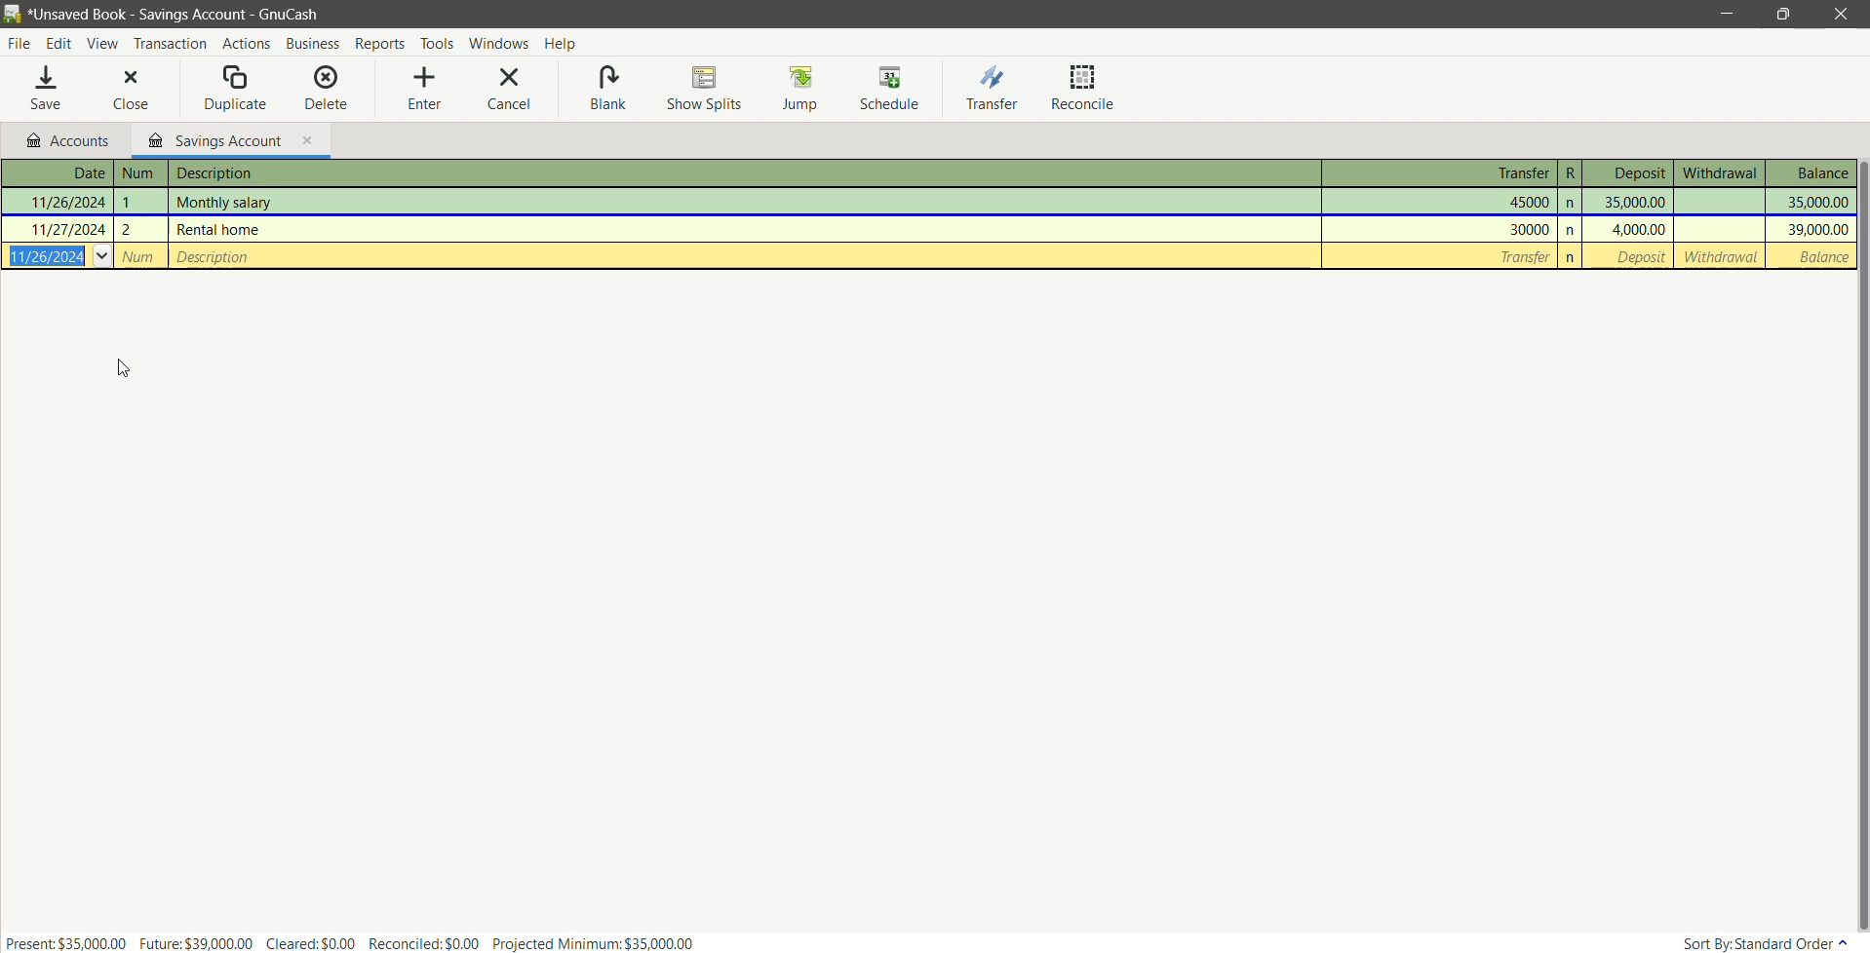  I want to click on Reports, so click(380, 42).